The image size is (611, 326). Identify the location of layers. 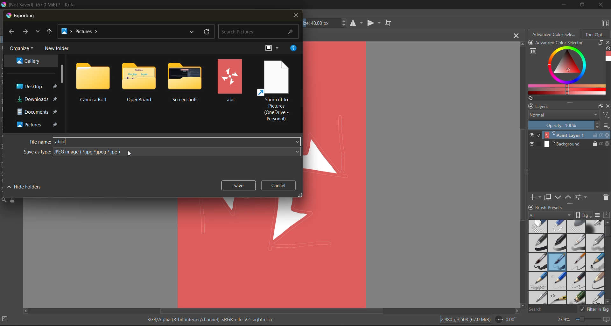
(560, 107).